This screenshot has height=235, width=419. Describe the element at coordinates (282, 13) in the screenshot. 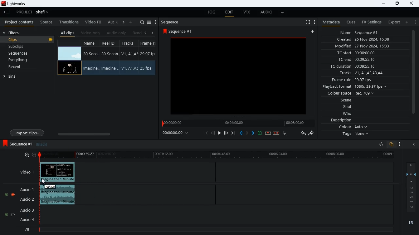

I see `add` at that location.